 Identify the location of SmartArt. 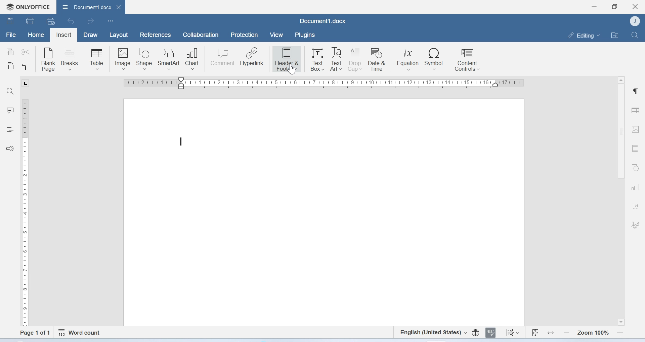
(170, 58).